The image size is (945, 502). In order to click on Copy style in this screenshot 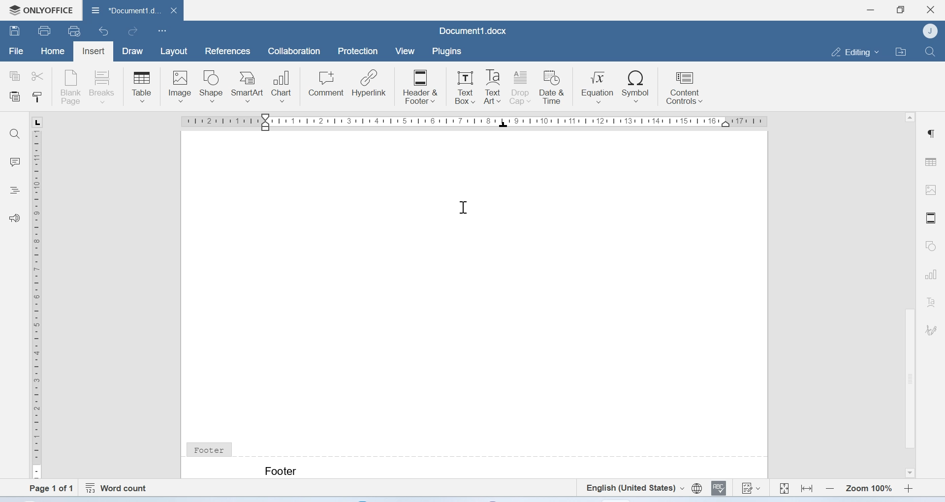, I will do `click(36, 98)`.